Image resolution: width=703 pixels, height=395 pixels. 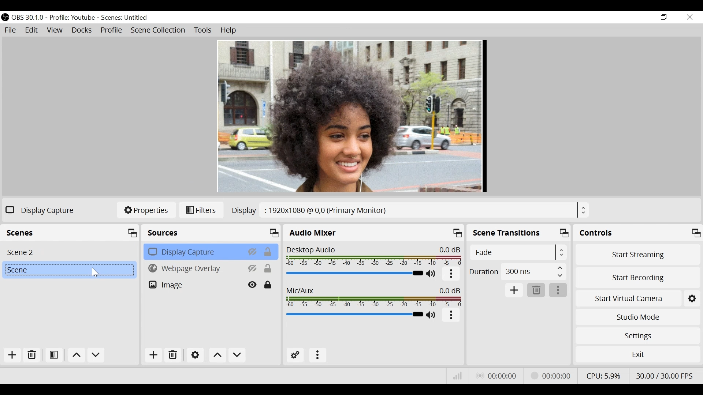 What do you see at coordinates (230, 31) in the screenshot?
I see `Help` at bounding box center [230, 31].